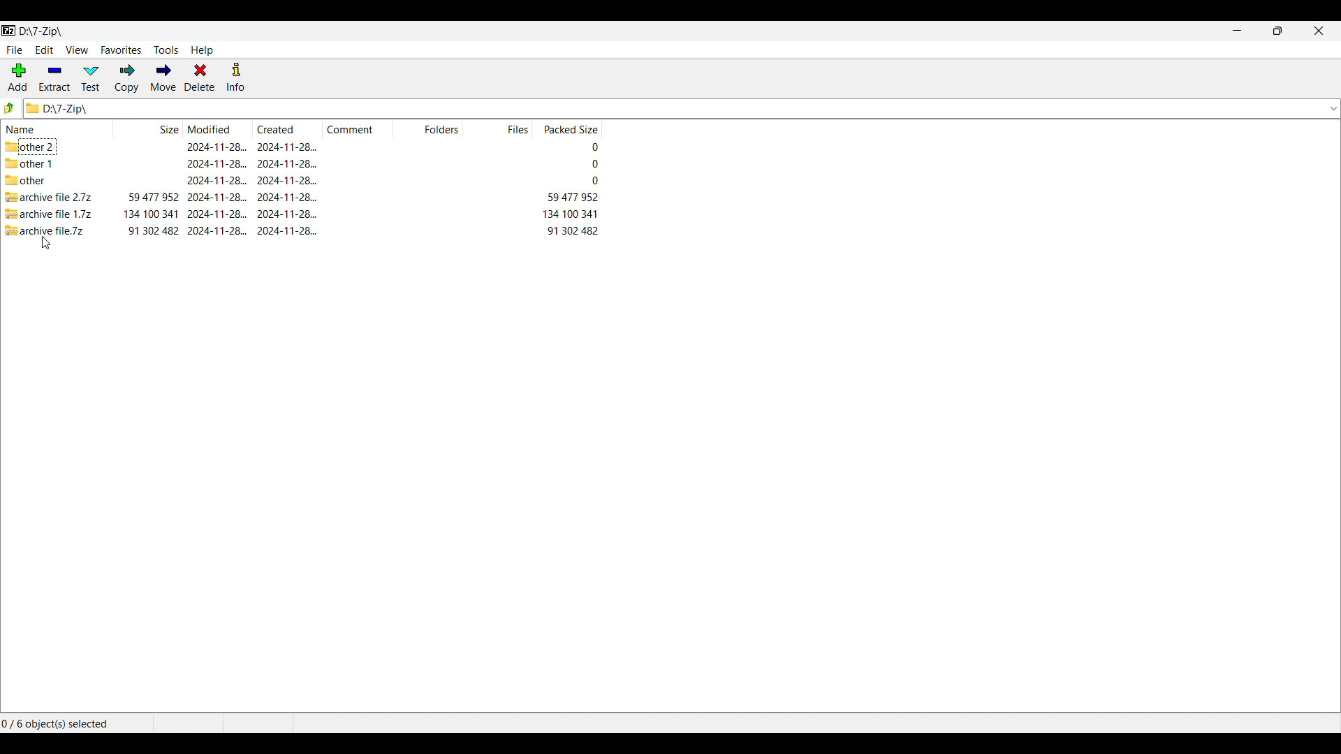 The height and width of the screenshot is (754, 1341). I want to click on dropdown, so click(1329, 108).